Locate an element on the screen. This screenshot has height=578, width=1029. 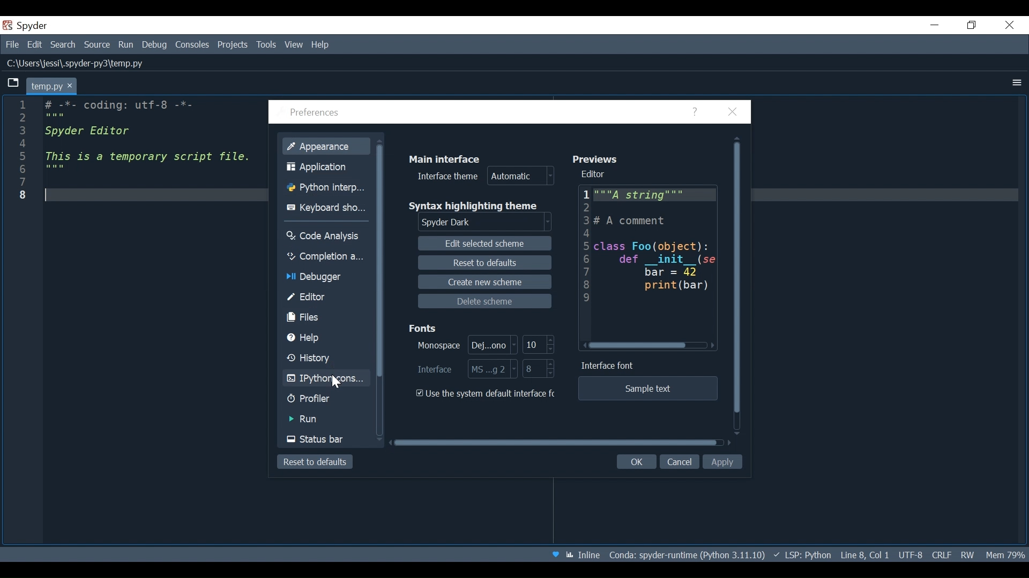
Profiler is located at coordinates (315, 400).